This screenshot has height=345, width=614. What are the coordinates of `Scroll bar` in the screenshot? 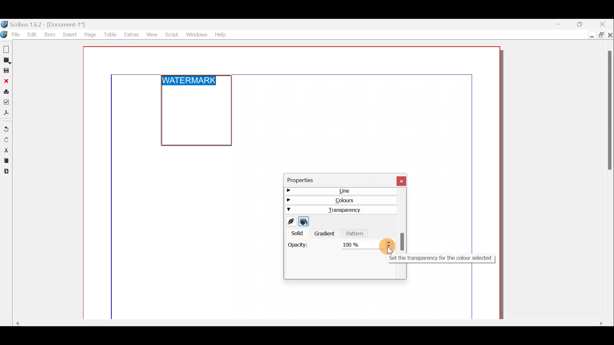 It's located at (403, 241).